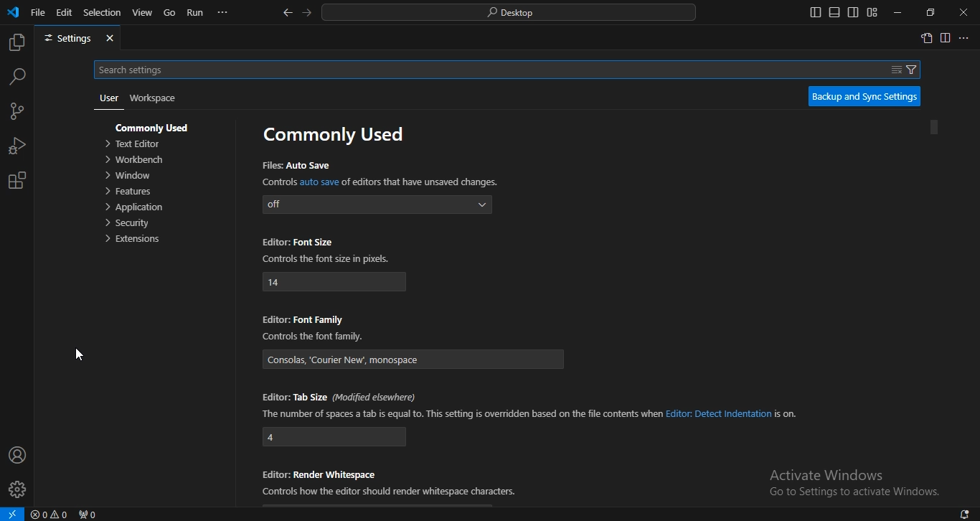 Image resolution: width=980 pixels, height=521 pixels. I want to click on minimize, so click(899, 11).